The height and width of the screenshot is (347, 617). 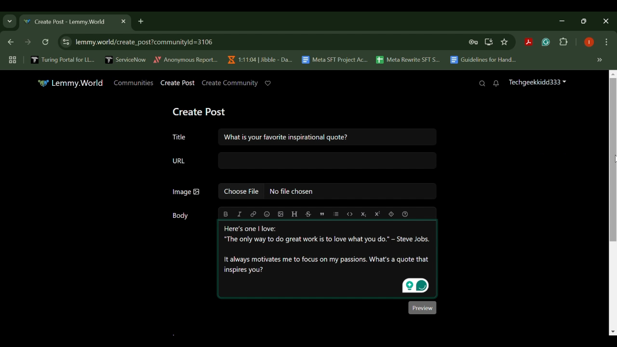 I want to click on Communities, so click(x=134, y=82).